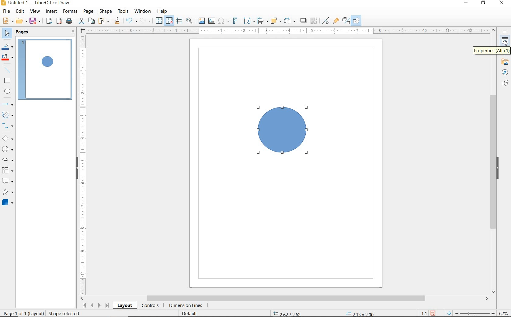 Image resolution: width=511 pixels, height=317 pixels. I want to click on zoom out and zoom in, so click(471, 312).